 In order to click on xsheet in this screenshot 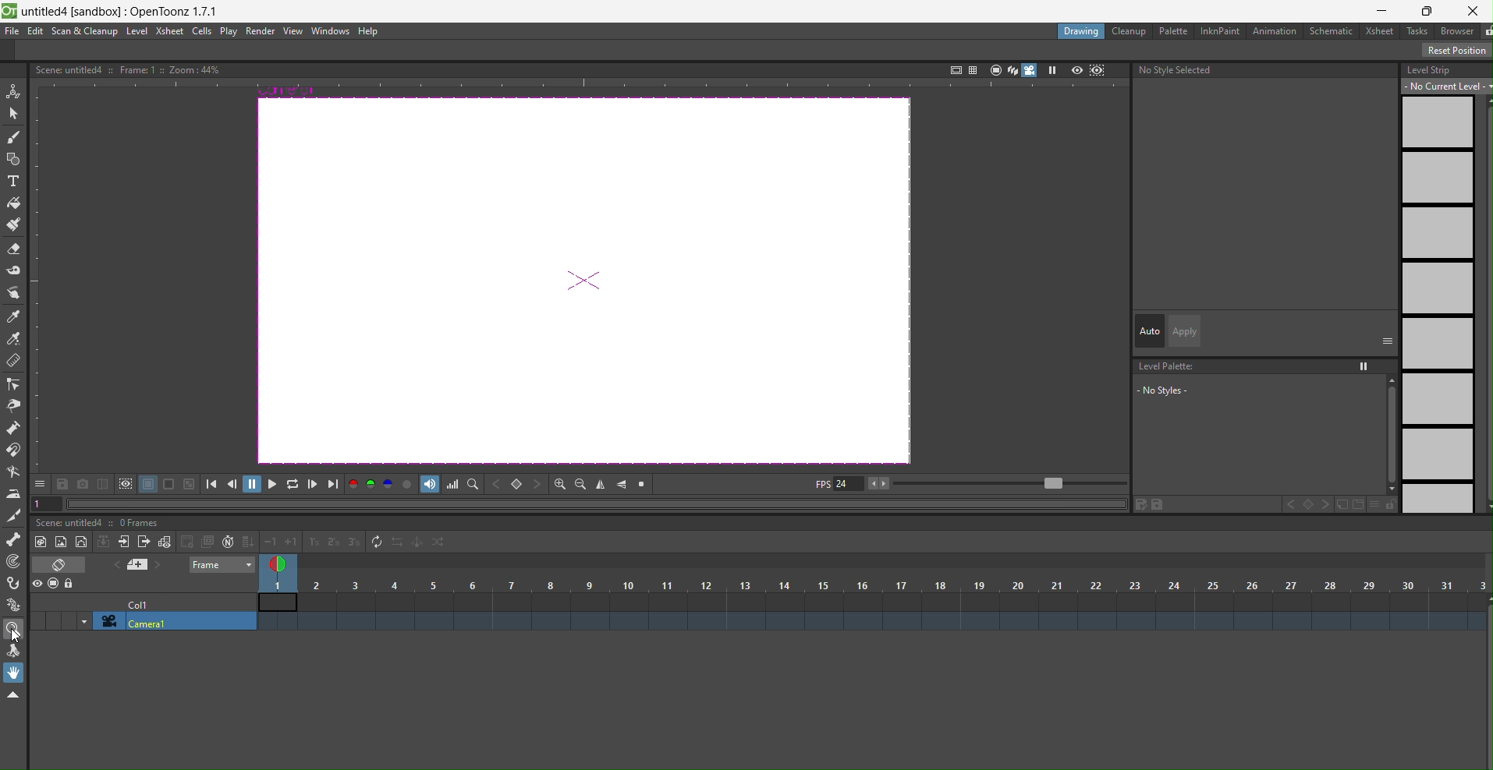, I will do `click(1381, 31)`.